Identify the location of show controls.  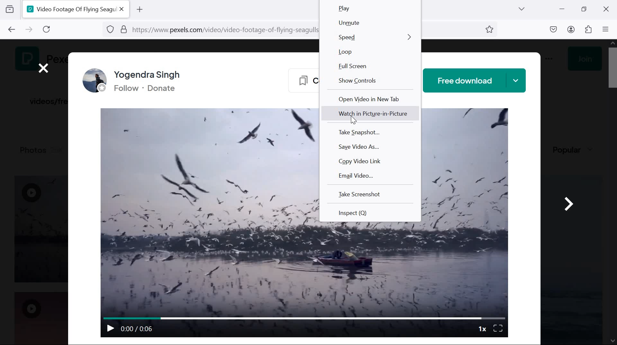
(369, 81).